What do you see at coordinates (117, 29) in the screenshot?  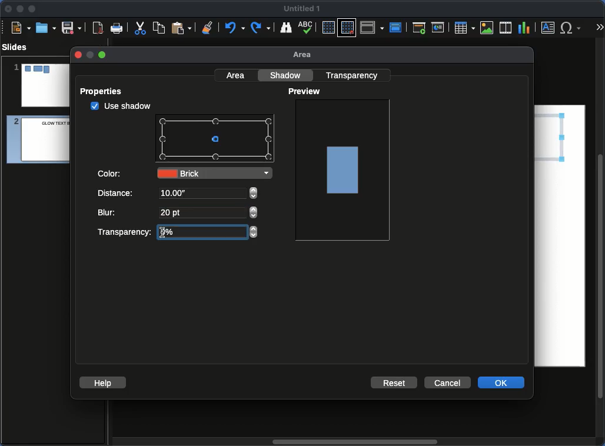 I see `Print` at bounding box center [117, 29].